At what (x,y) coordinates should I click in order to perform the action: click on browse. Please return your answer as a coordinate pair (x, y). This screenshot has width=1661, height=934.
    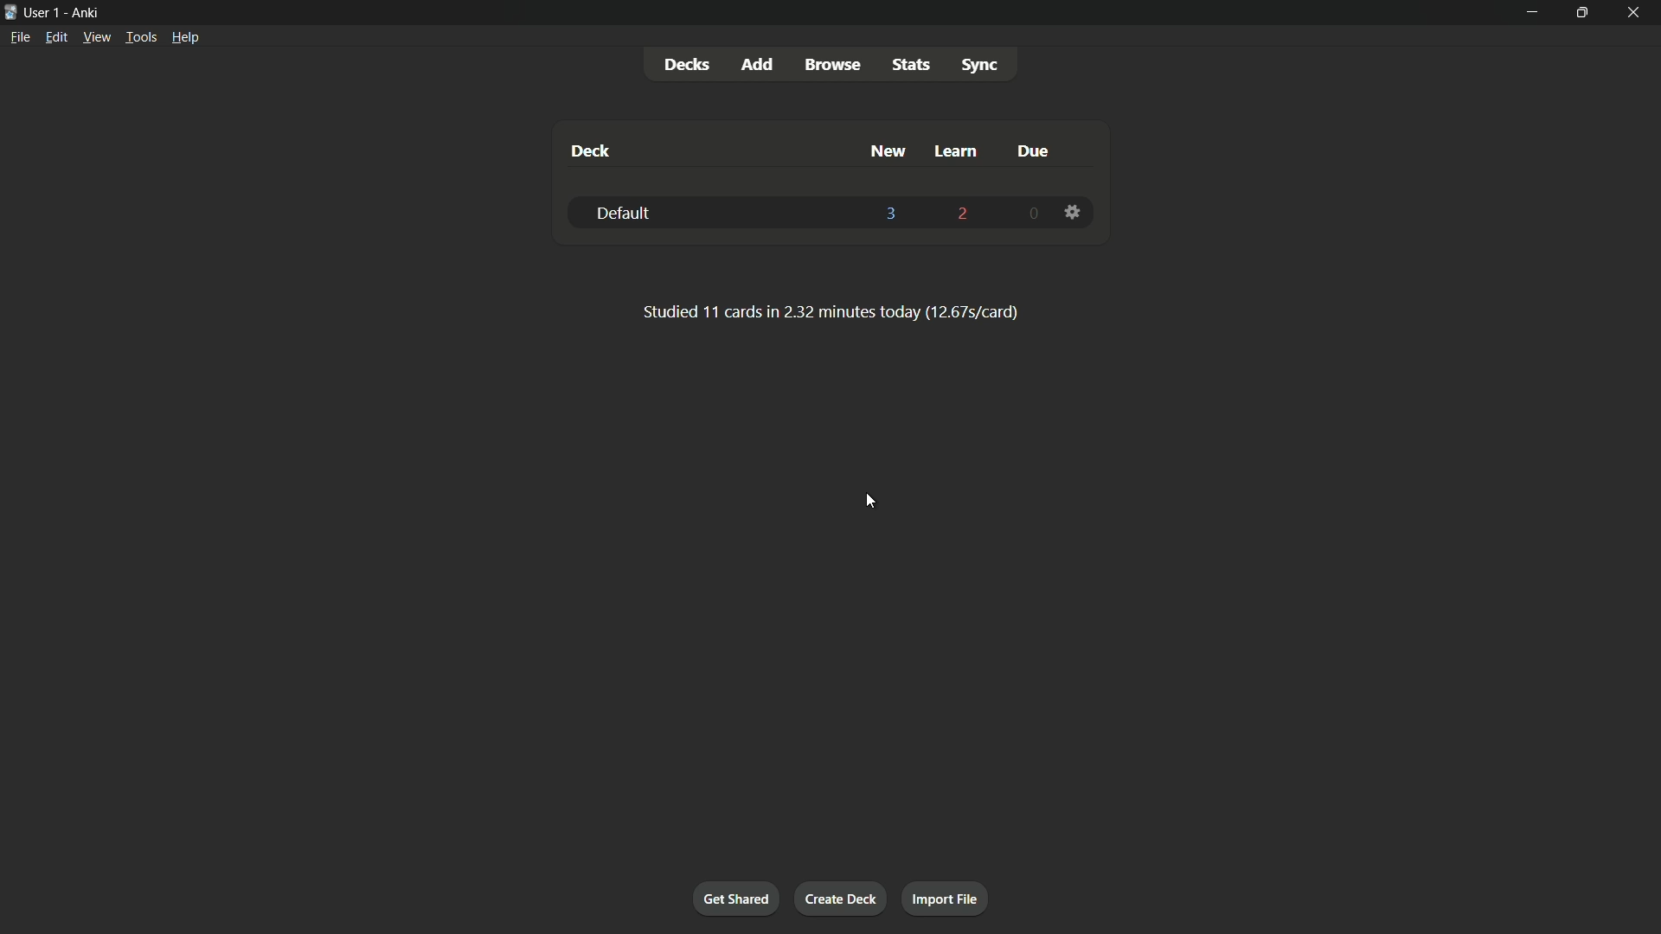
    Looking at the image, I should click on (831, 64).